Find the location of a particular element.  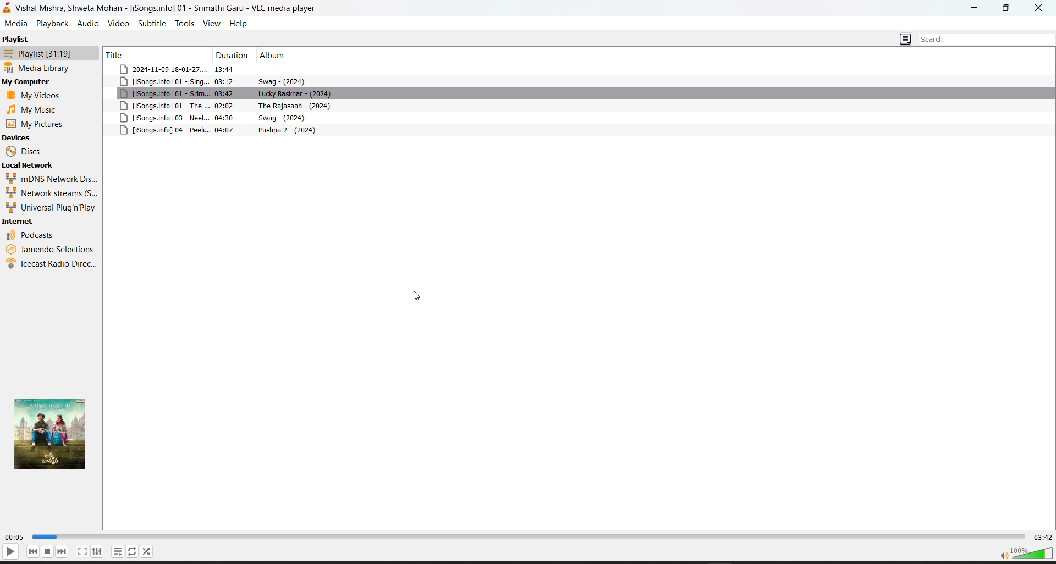

videos is located at coordinates (34, 96).